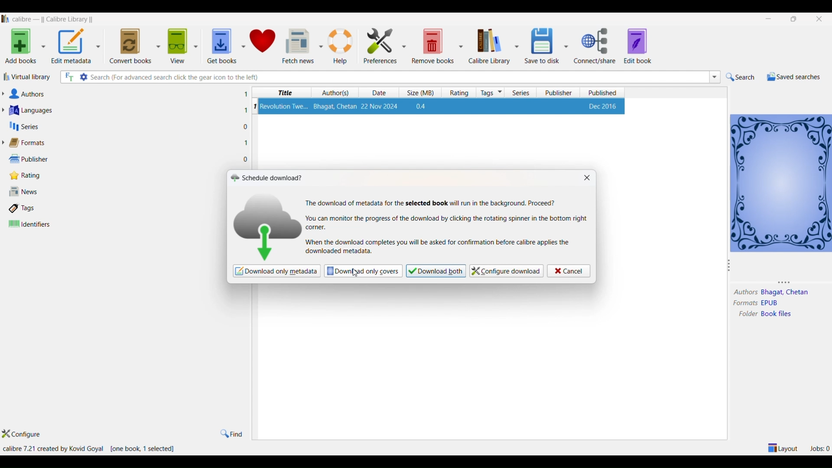 Image resolution: width=832 pixels, height=468 pixels. What do you see at coordinates (783, 447) in the screenshot?
I see `layout` at bounding box center [783, 447].